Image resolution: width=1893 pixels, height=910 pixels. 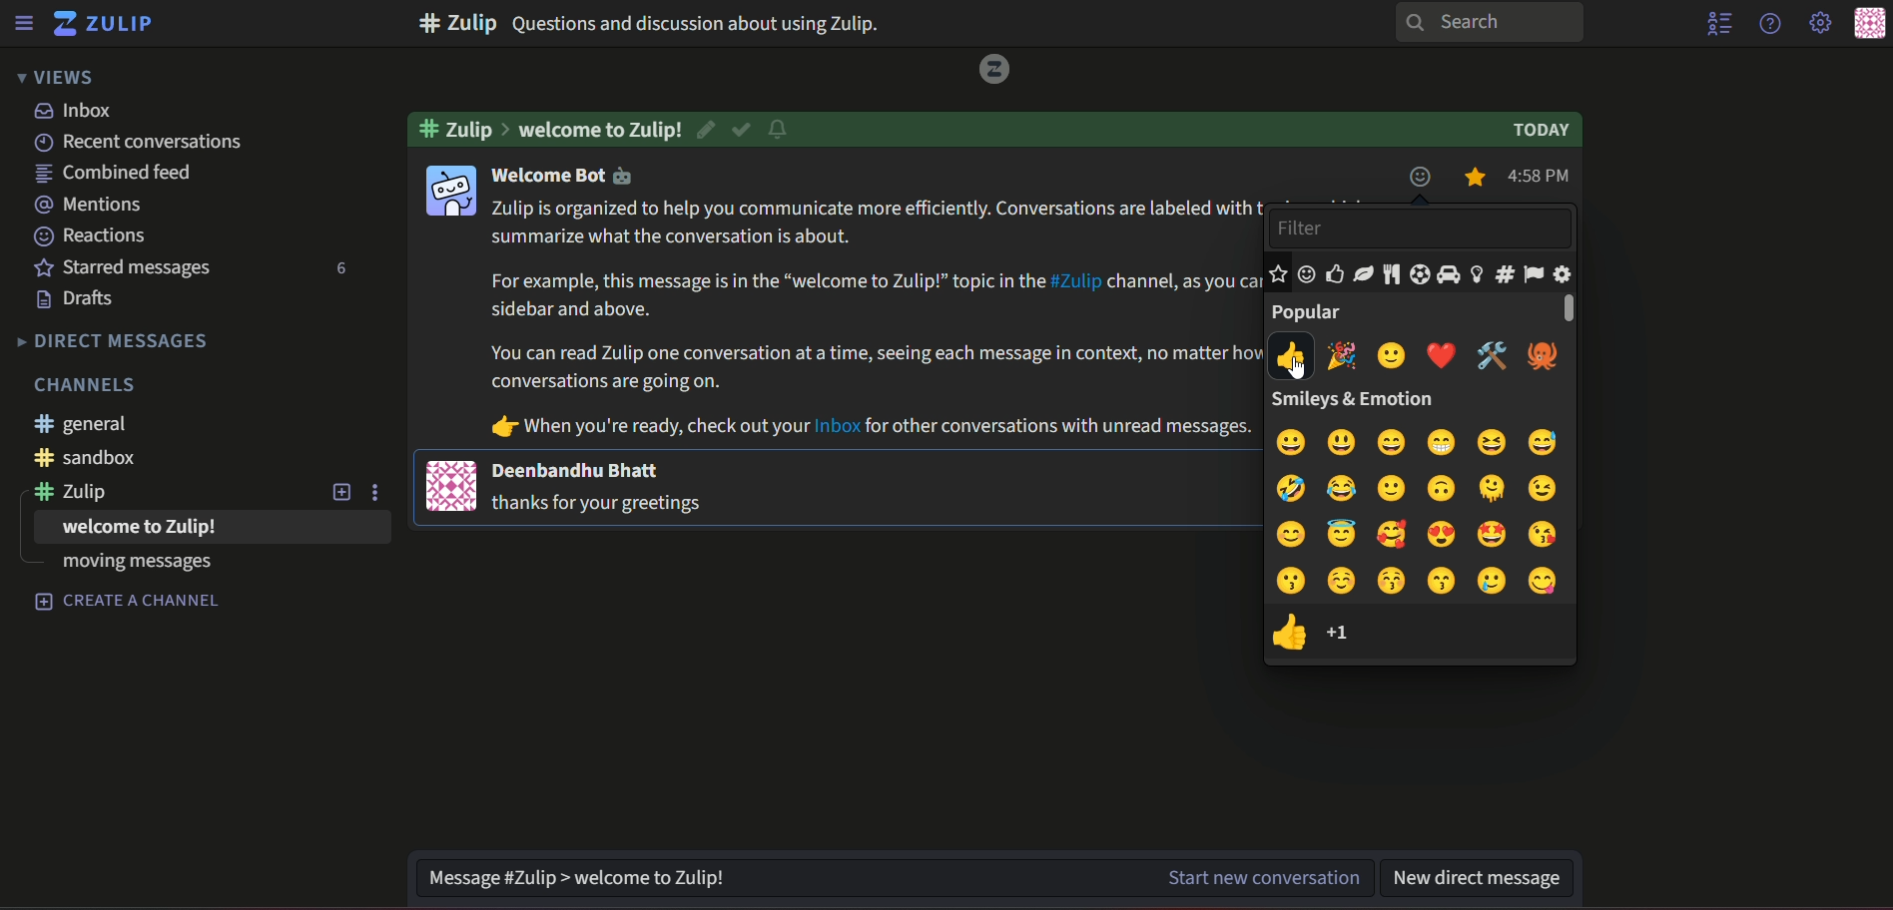 I want to click on #zulip questions and discussion about using Zulip, so click(x=714, y=23).